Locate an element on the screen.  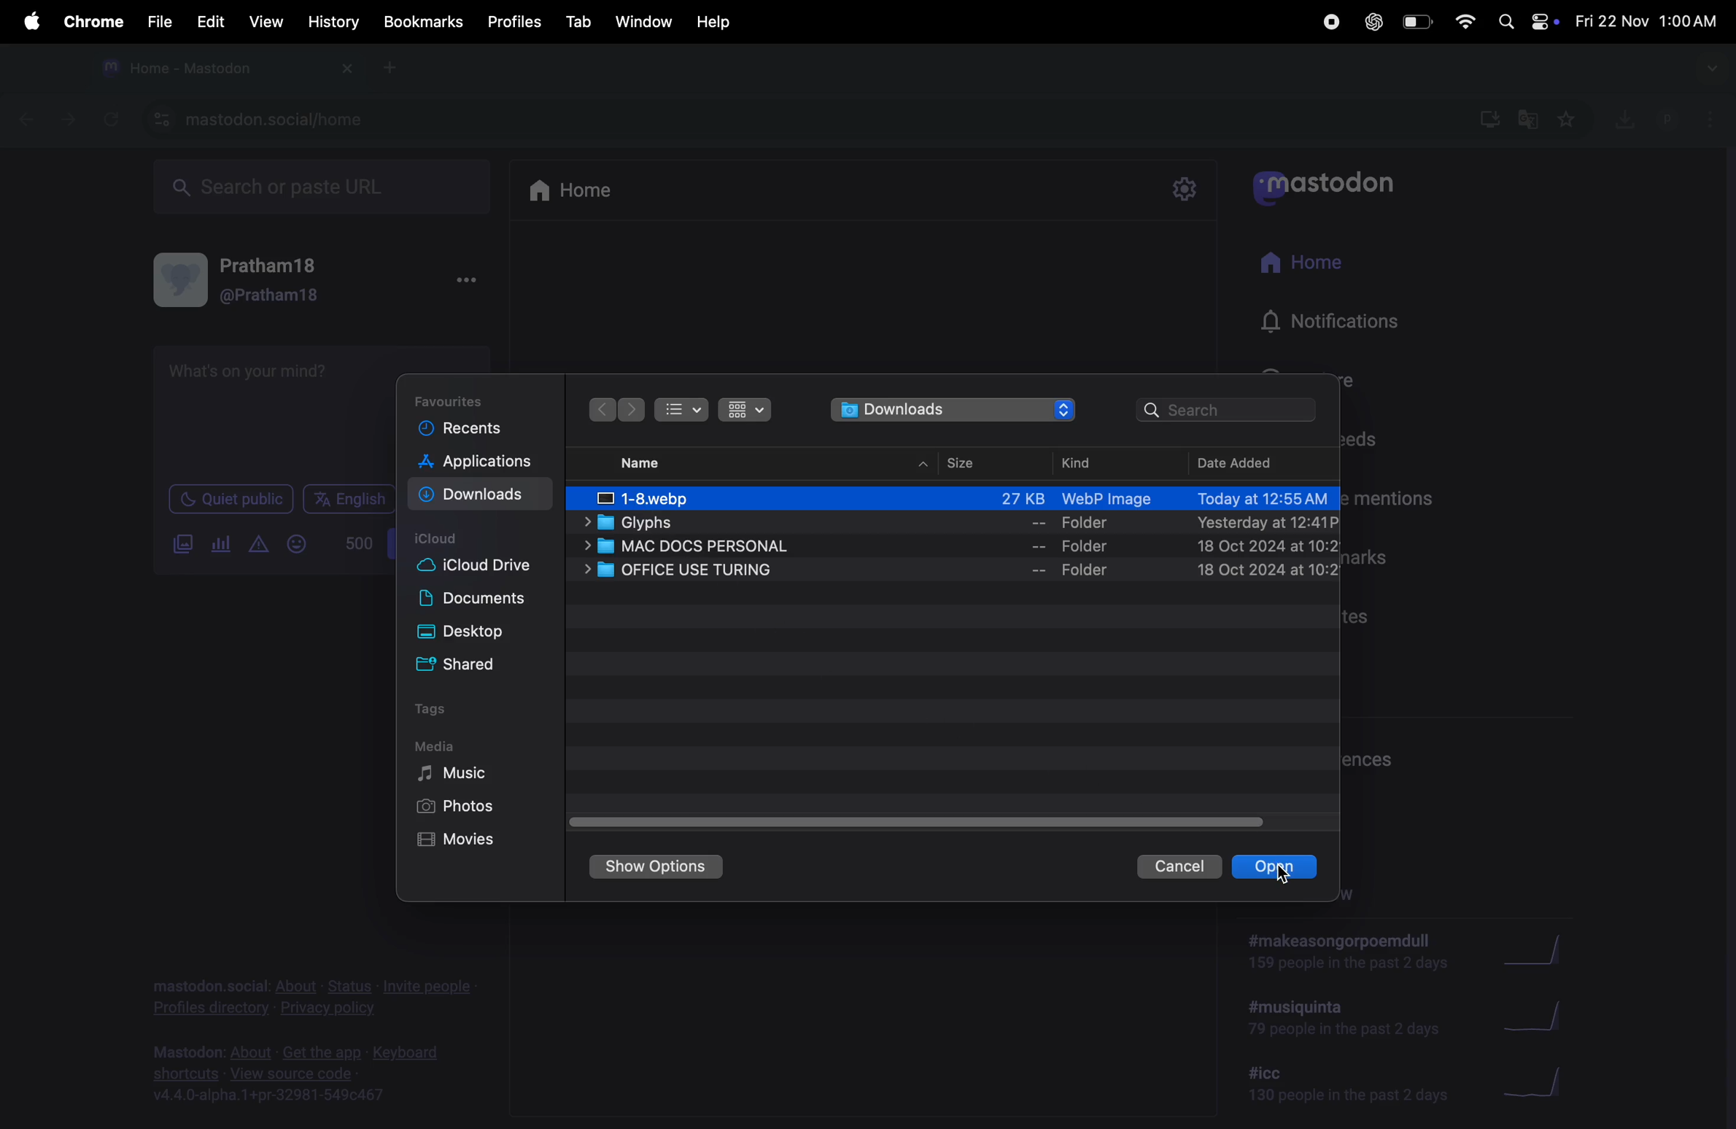
show options is located at coordinates (661, 866).